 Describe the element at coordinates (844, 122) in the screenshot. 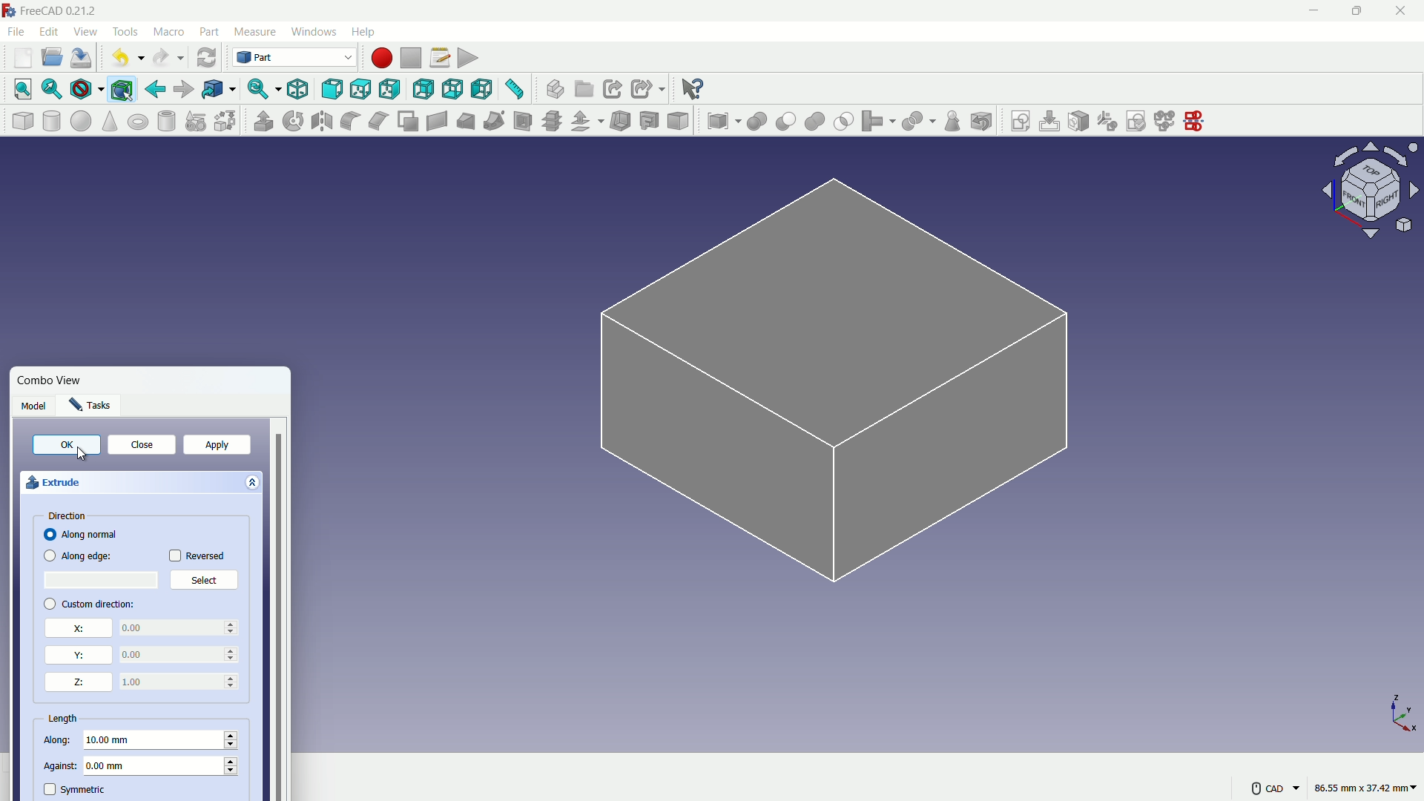

I see `selection` at that location.